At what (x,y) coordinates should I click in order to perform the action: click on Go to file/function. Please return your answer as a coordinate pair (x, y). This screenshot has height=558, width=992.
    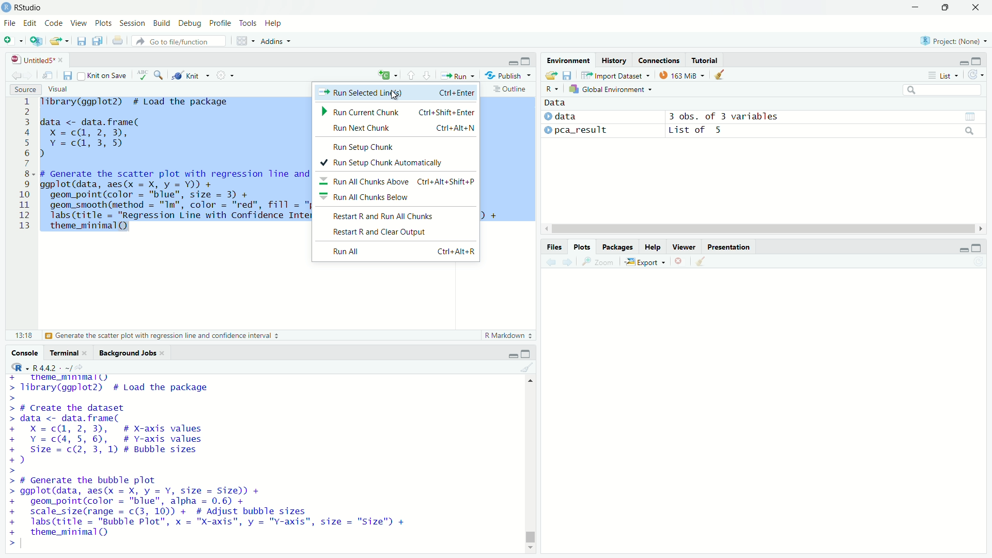
    Looking at the image, I should click on (179, 41).